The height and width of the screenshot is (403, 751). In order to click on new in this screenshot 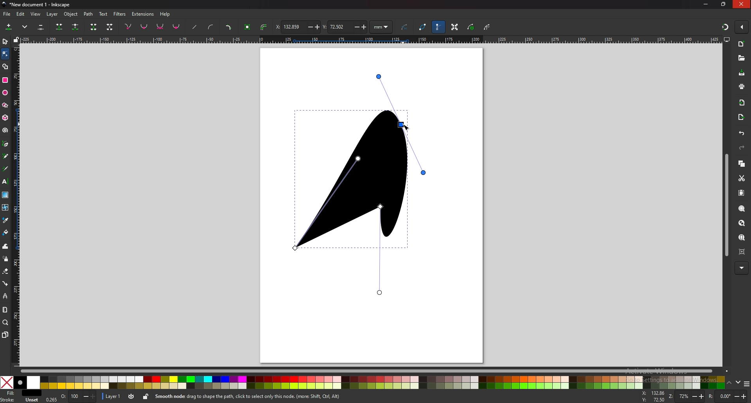, I will do `click(741, 44)`.